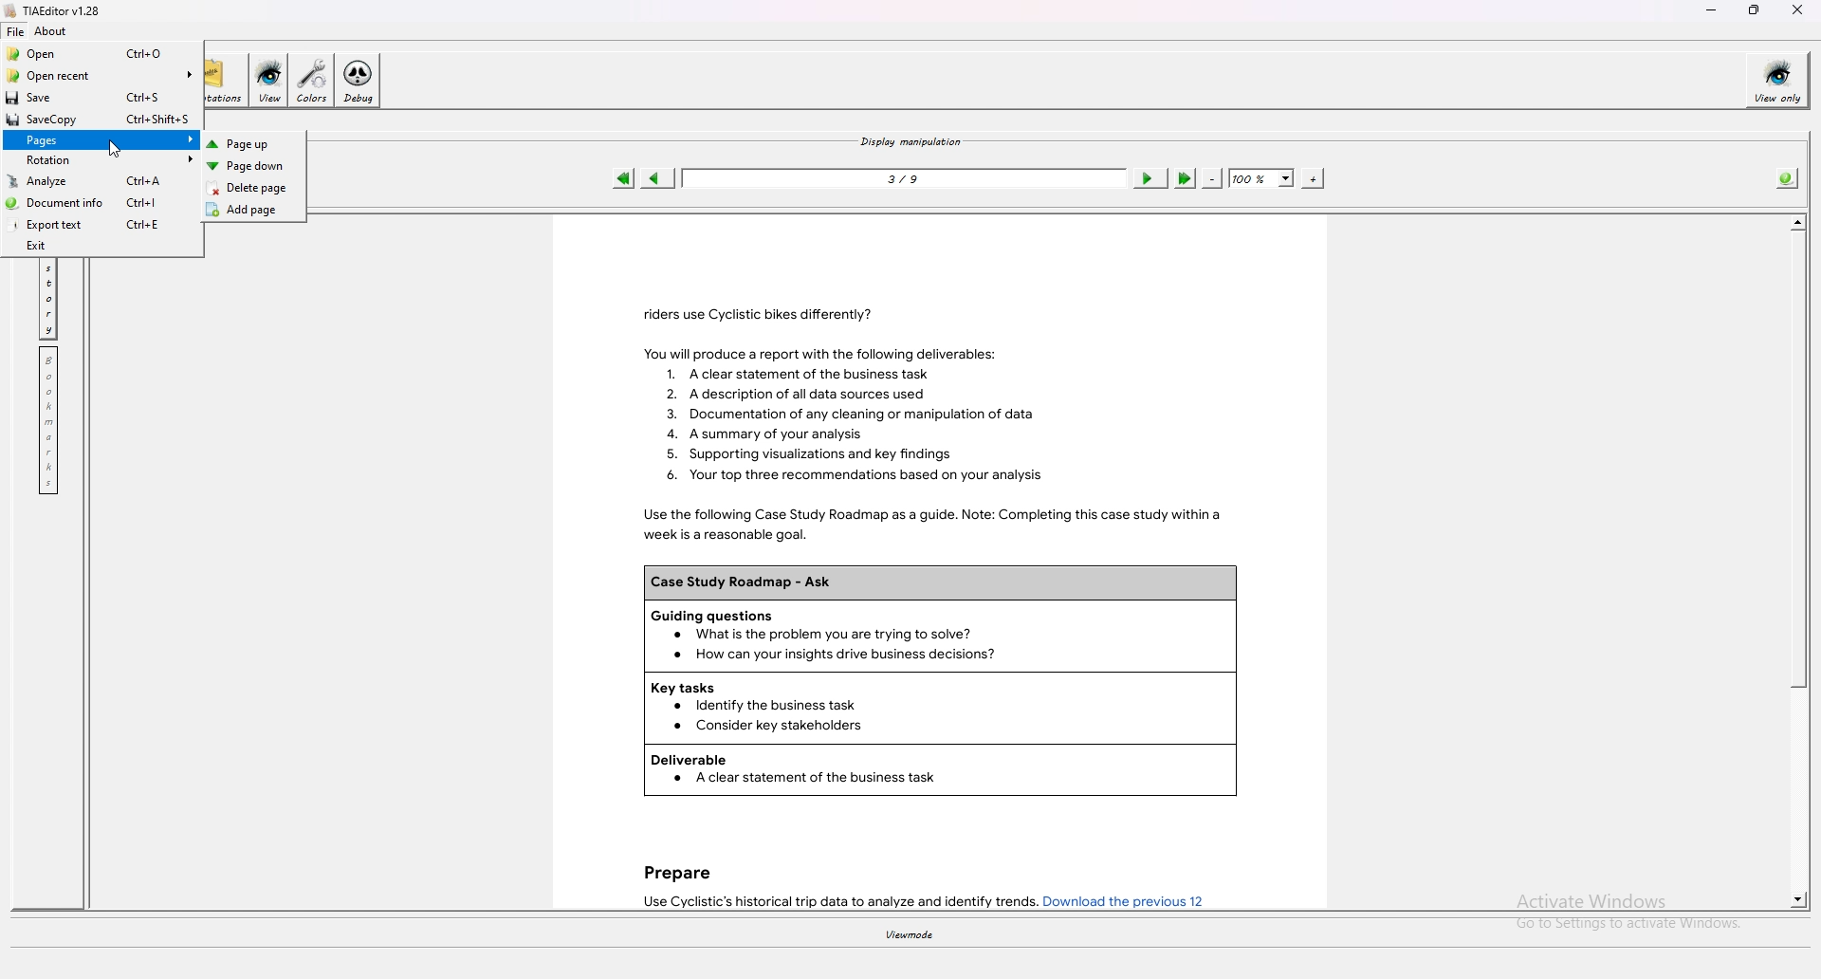 Image resolution: width=1821 pixels, height=979 pixels. I want to click on Save Ctrl+S, so click(101, 97).